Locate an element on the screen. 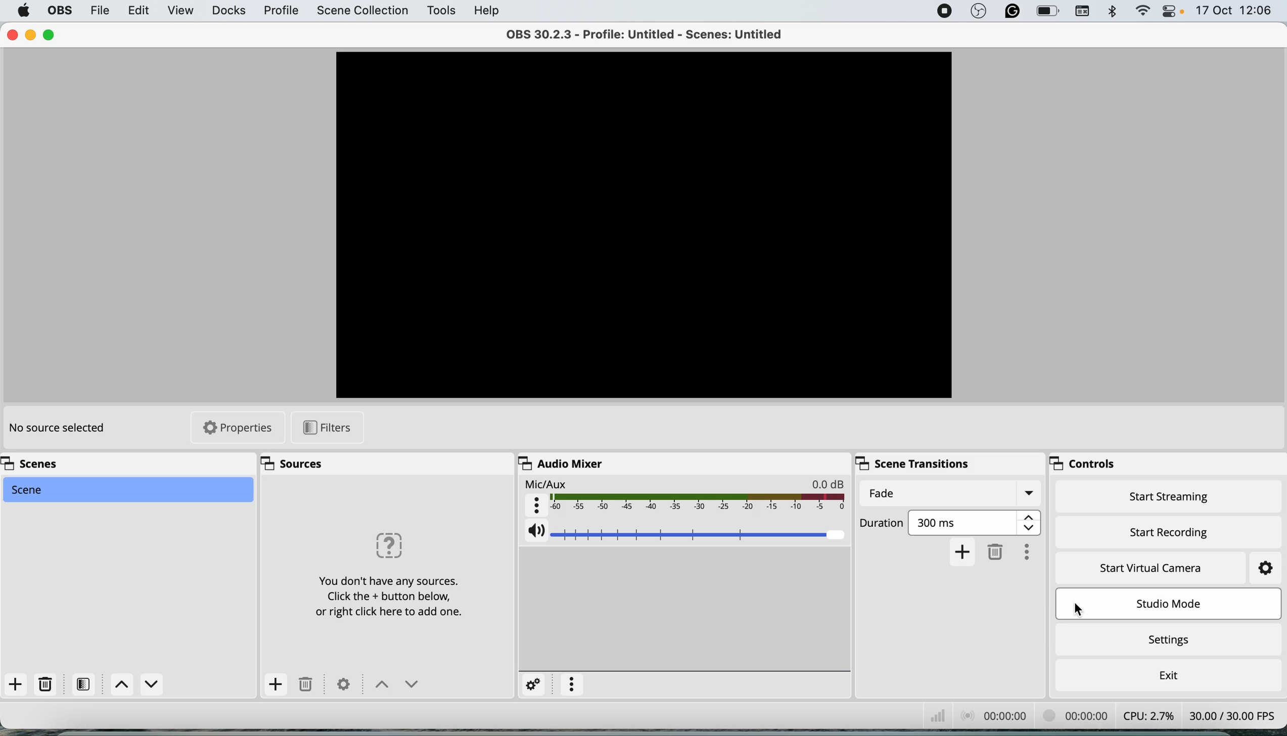 Image resolution: width=1287 pixels, height=736 pixels. screen recorder is located at coordinates (947, 11).